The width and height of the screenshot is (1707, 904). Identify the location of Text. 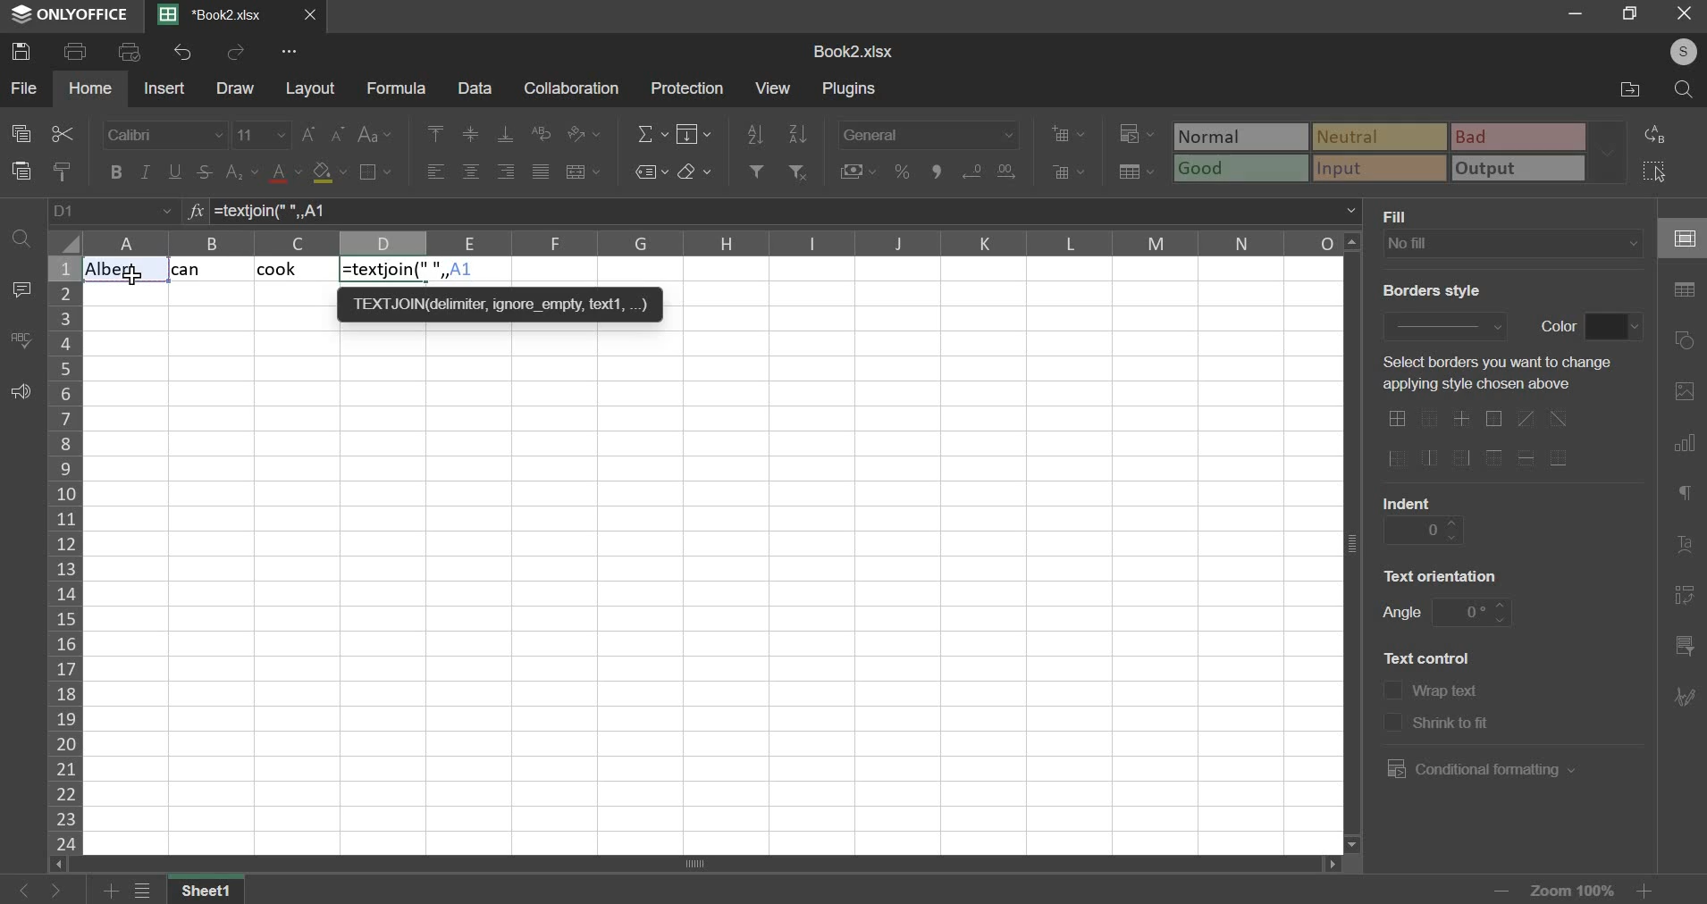
(202, 271).